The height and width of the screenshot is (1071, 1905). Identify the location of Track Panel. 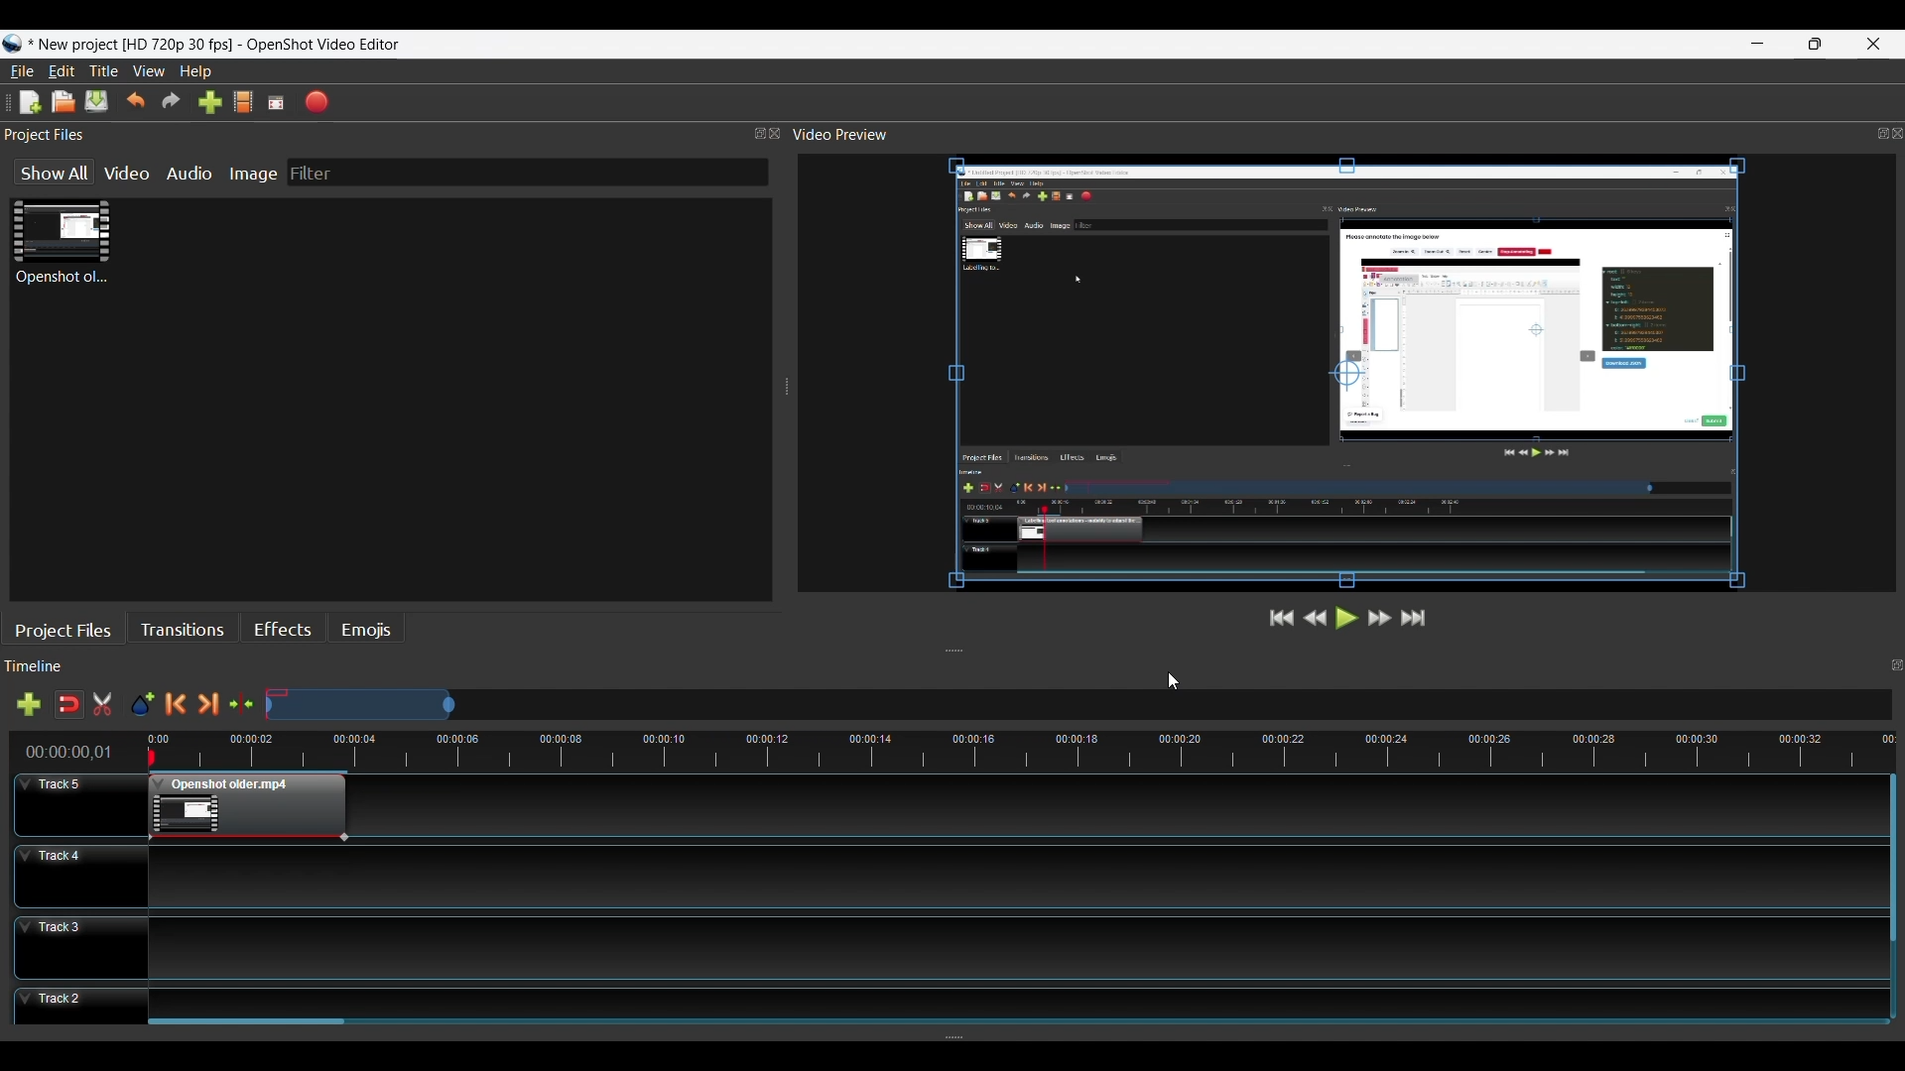
(1013, 1000).